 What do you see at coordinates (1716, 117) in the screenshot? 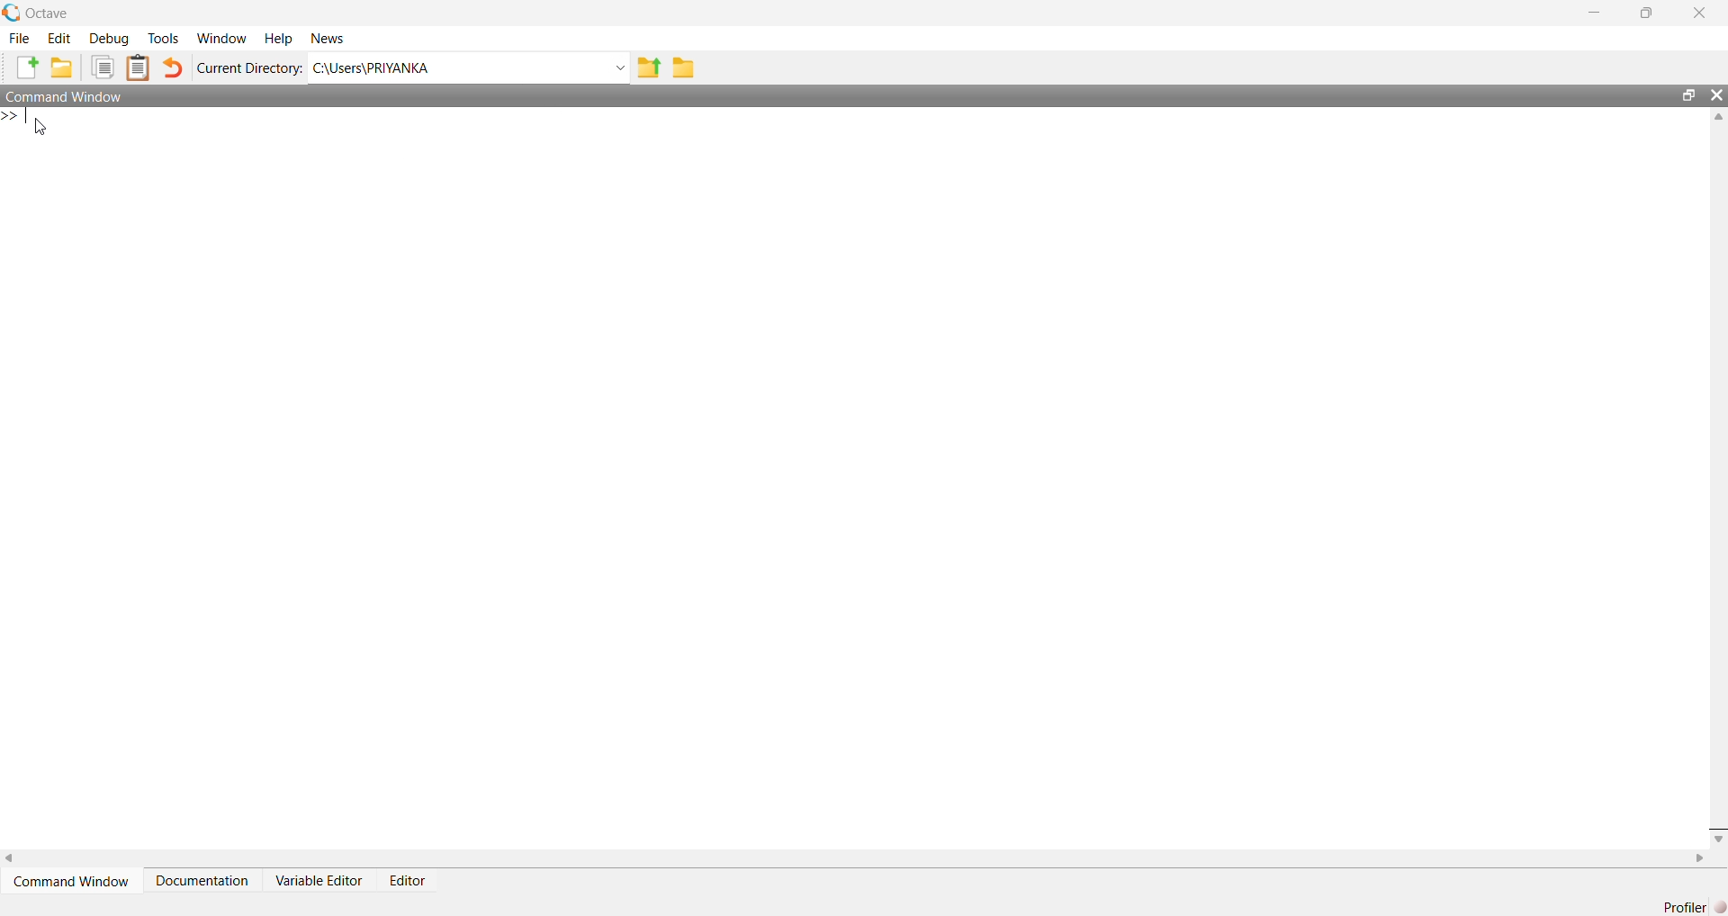
I see `scroll up` at bounding box center [1716, 117].